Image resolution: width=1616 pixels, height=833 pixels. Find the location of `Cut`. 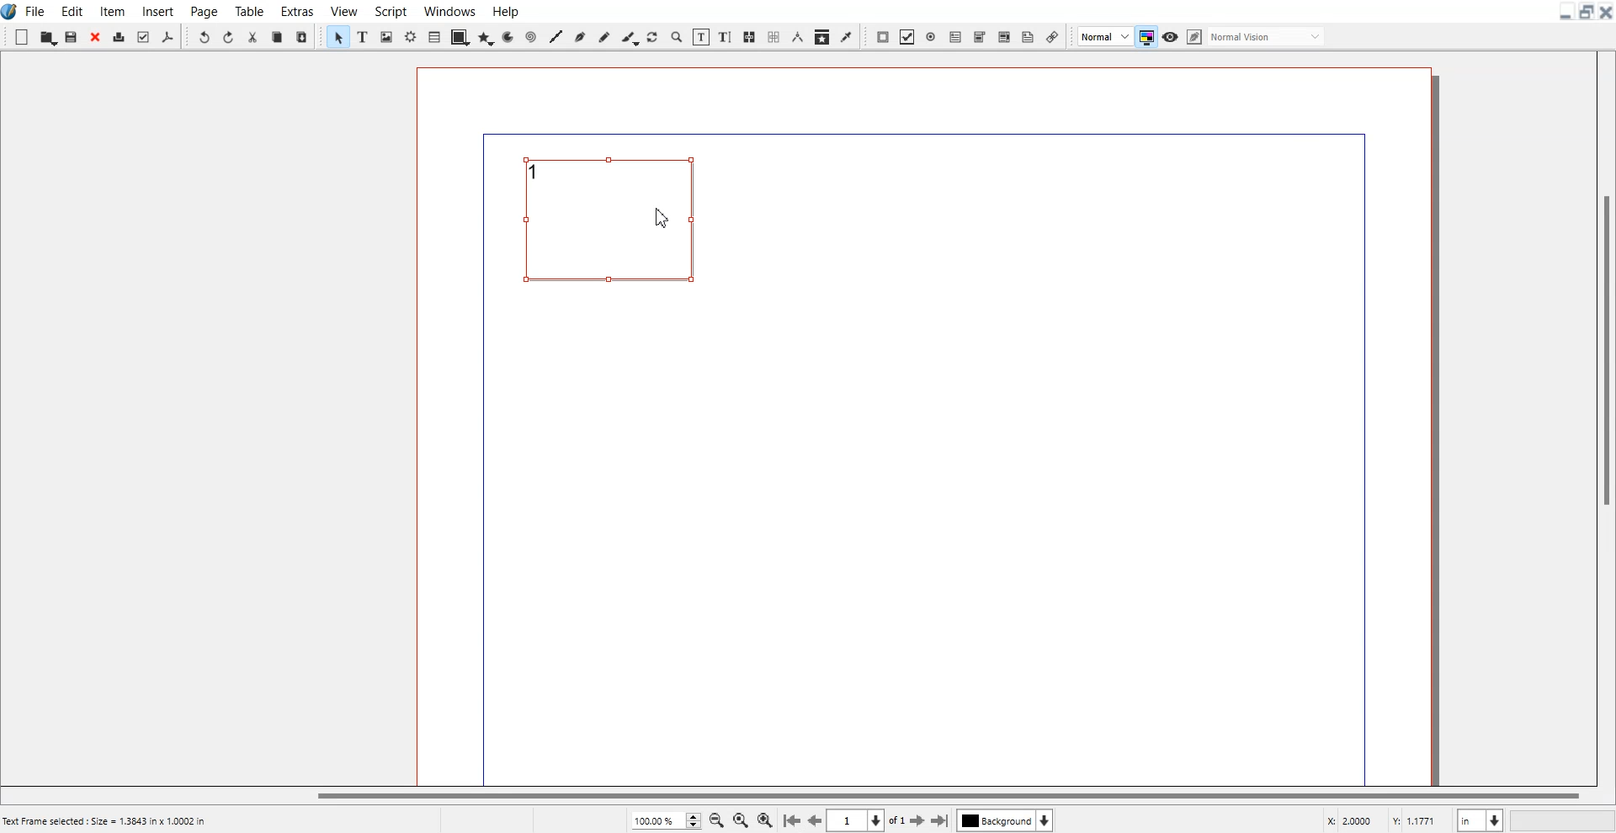

Cut is located at coordinates (253, 35).